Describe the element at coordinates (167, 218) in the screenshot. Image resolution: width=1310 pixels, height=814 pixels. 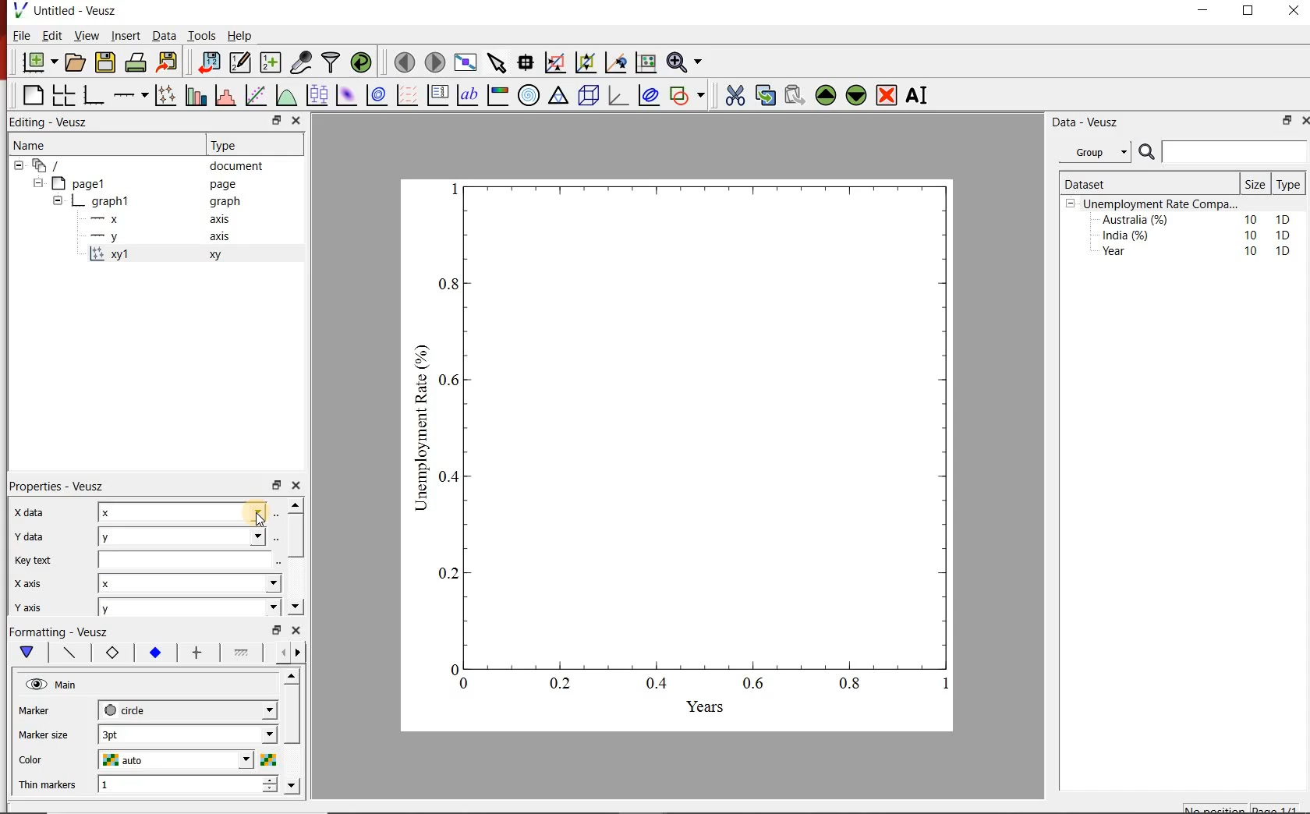
I see `x axis` at that location.